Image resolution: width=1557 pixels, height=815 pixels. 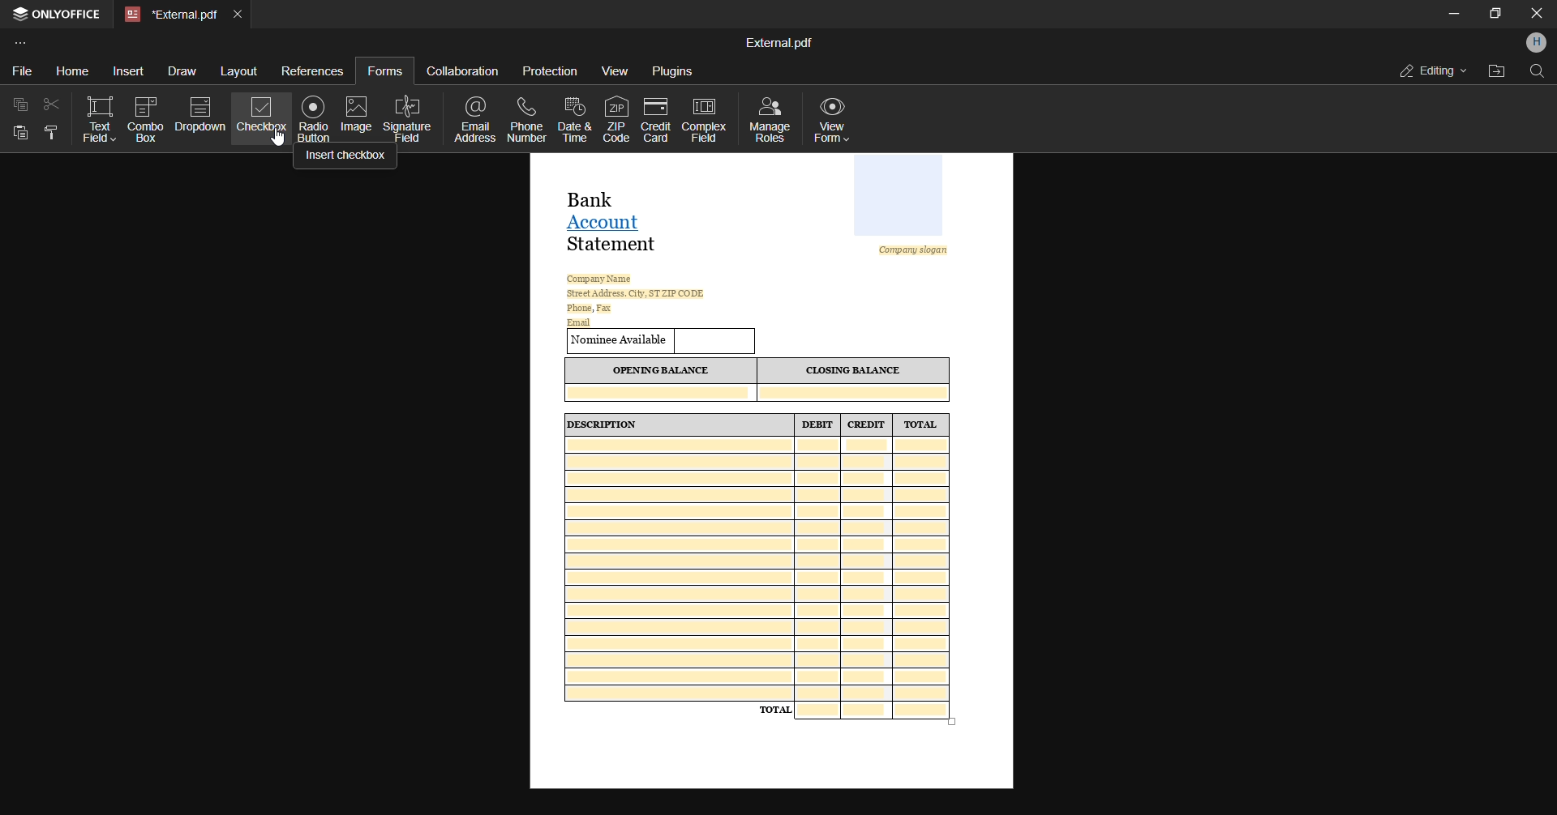 What do you see at coordinates (384, 70) in the screenshot?
I see `forms` at bounding box center [384, 70].